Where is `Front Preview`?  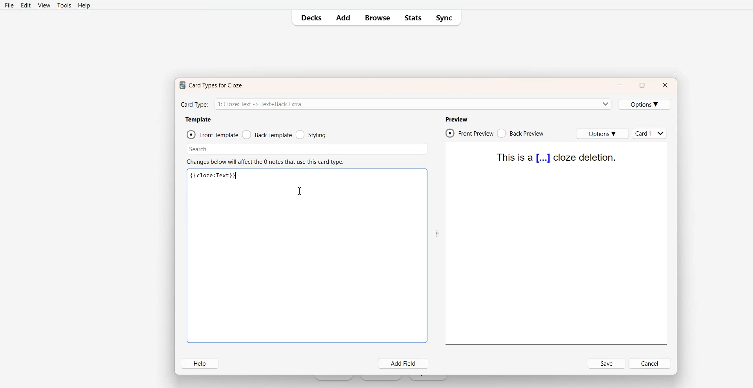 Front Preview is located at coordinates (469, 133).